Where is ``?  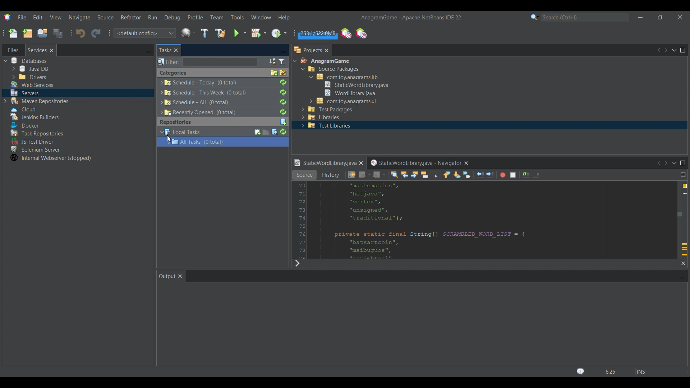  is located at coordinates (535, 176).